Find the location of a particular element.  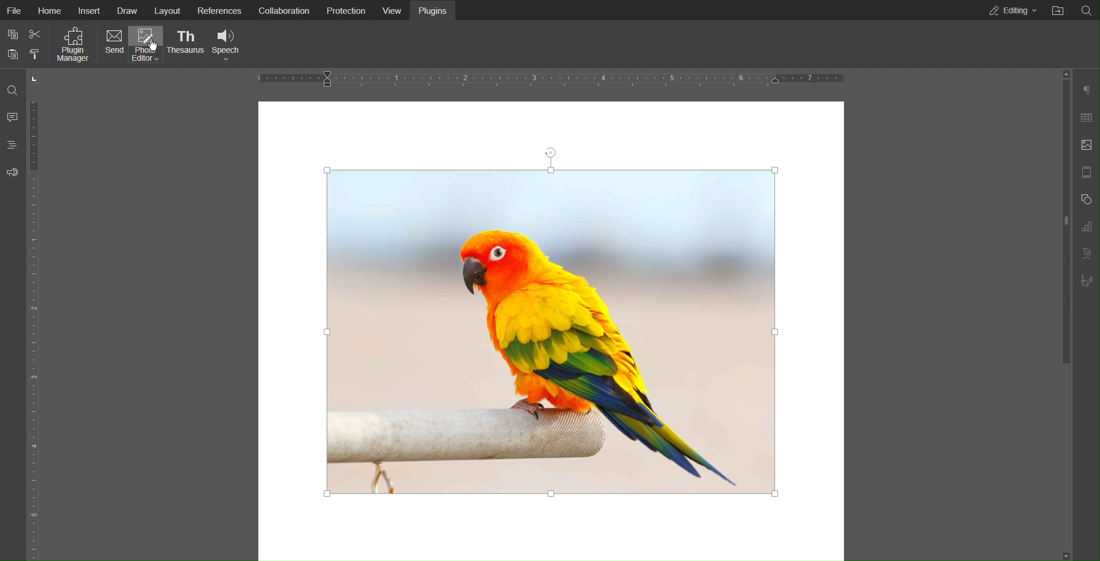

File is located at coordinates (16, 9).